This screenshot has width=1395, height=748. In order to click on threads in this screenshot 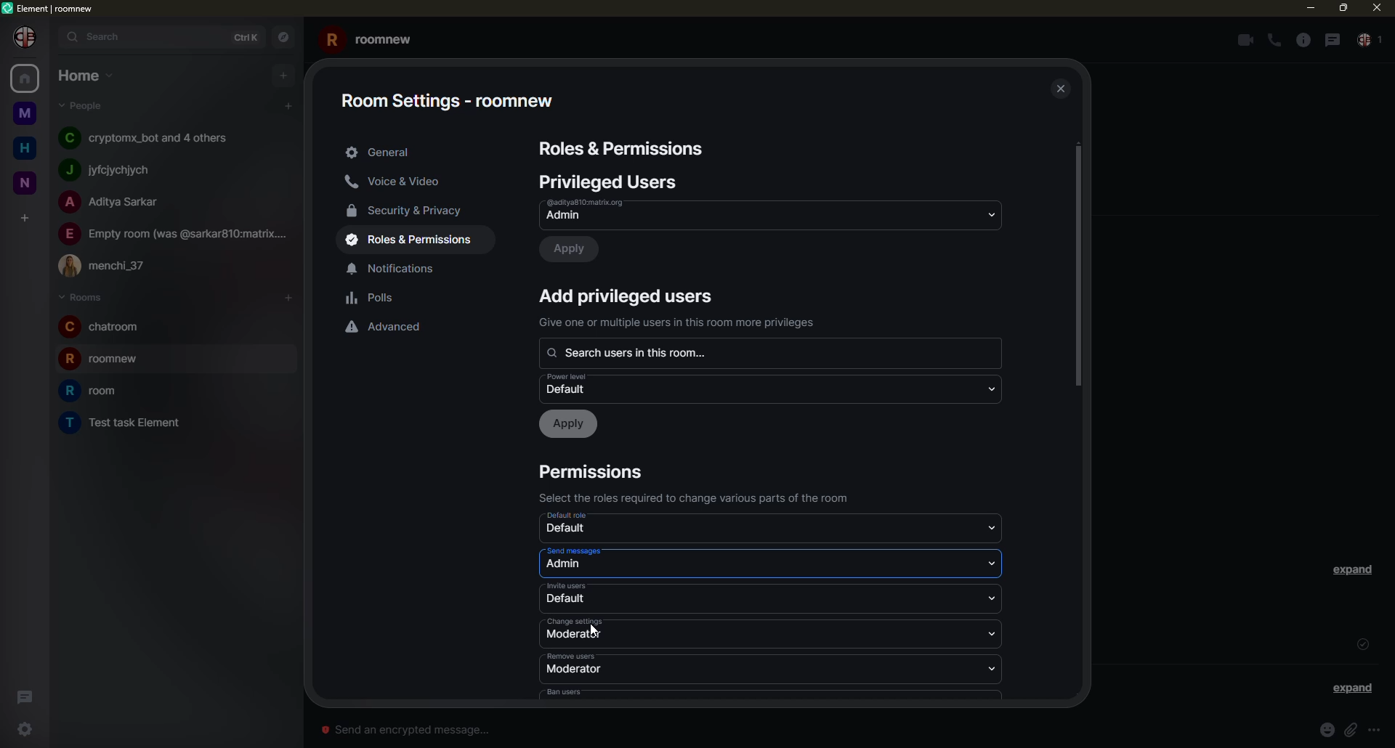, I will do `click(1332, 39)`.